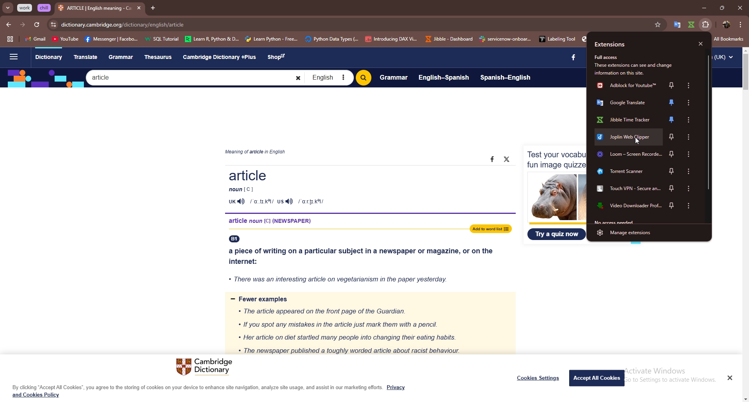 The image size is (749, 402). What do you see at coordinates (628, 119) in the screenshot?
I see `extension` at bounding box center [628, 119].